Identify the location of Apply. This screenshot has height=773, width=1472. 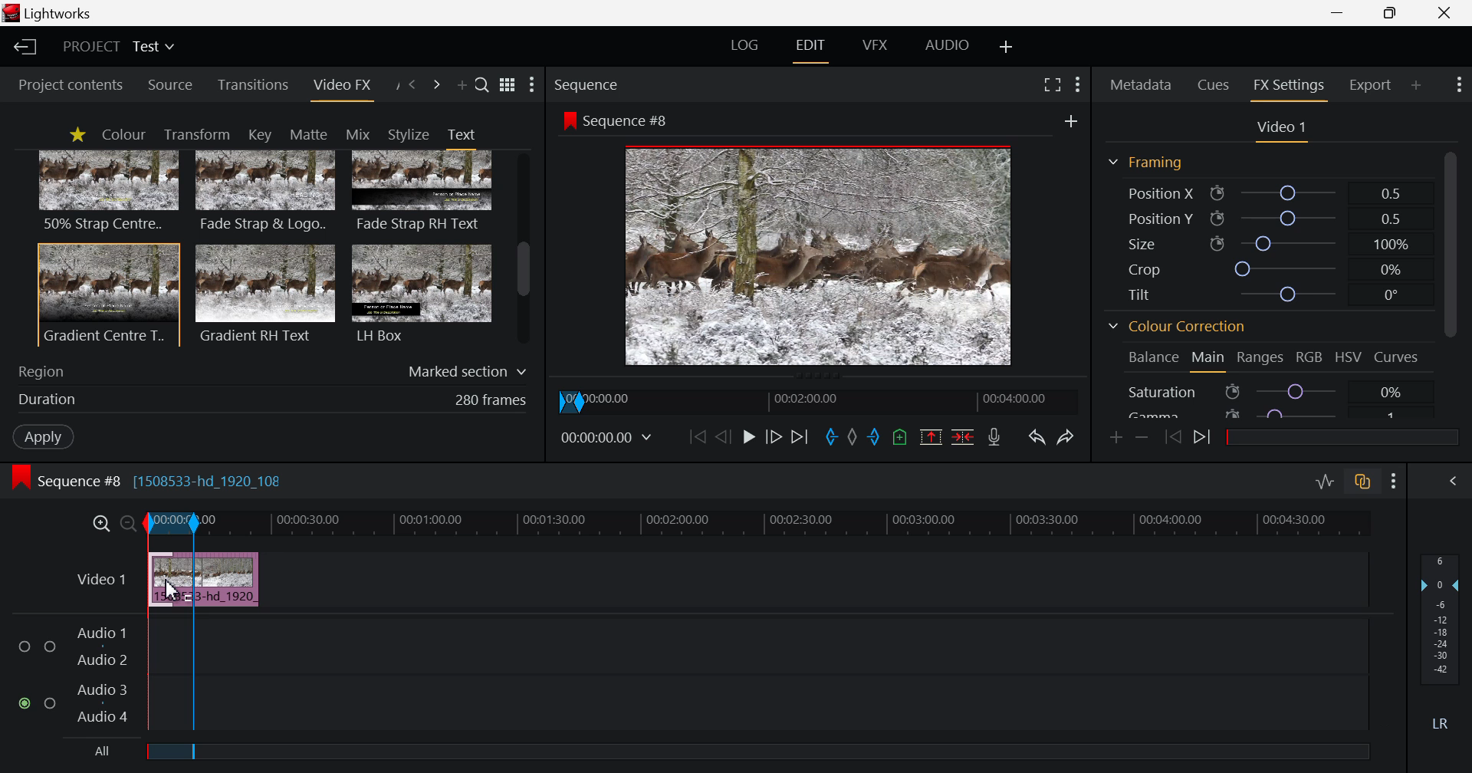
(40, 435).